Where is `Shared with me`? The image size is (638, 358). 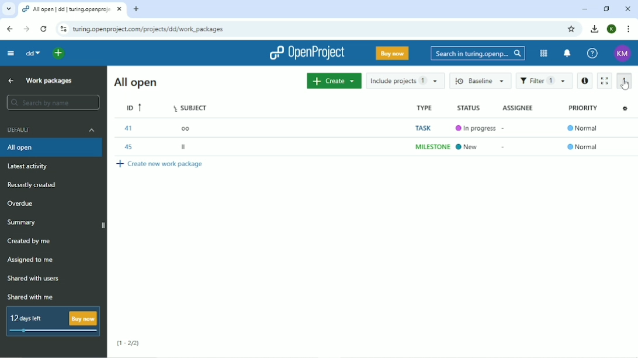
Shared with me is located at coordinates (32, 297).